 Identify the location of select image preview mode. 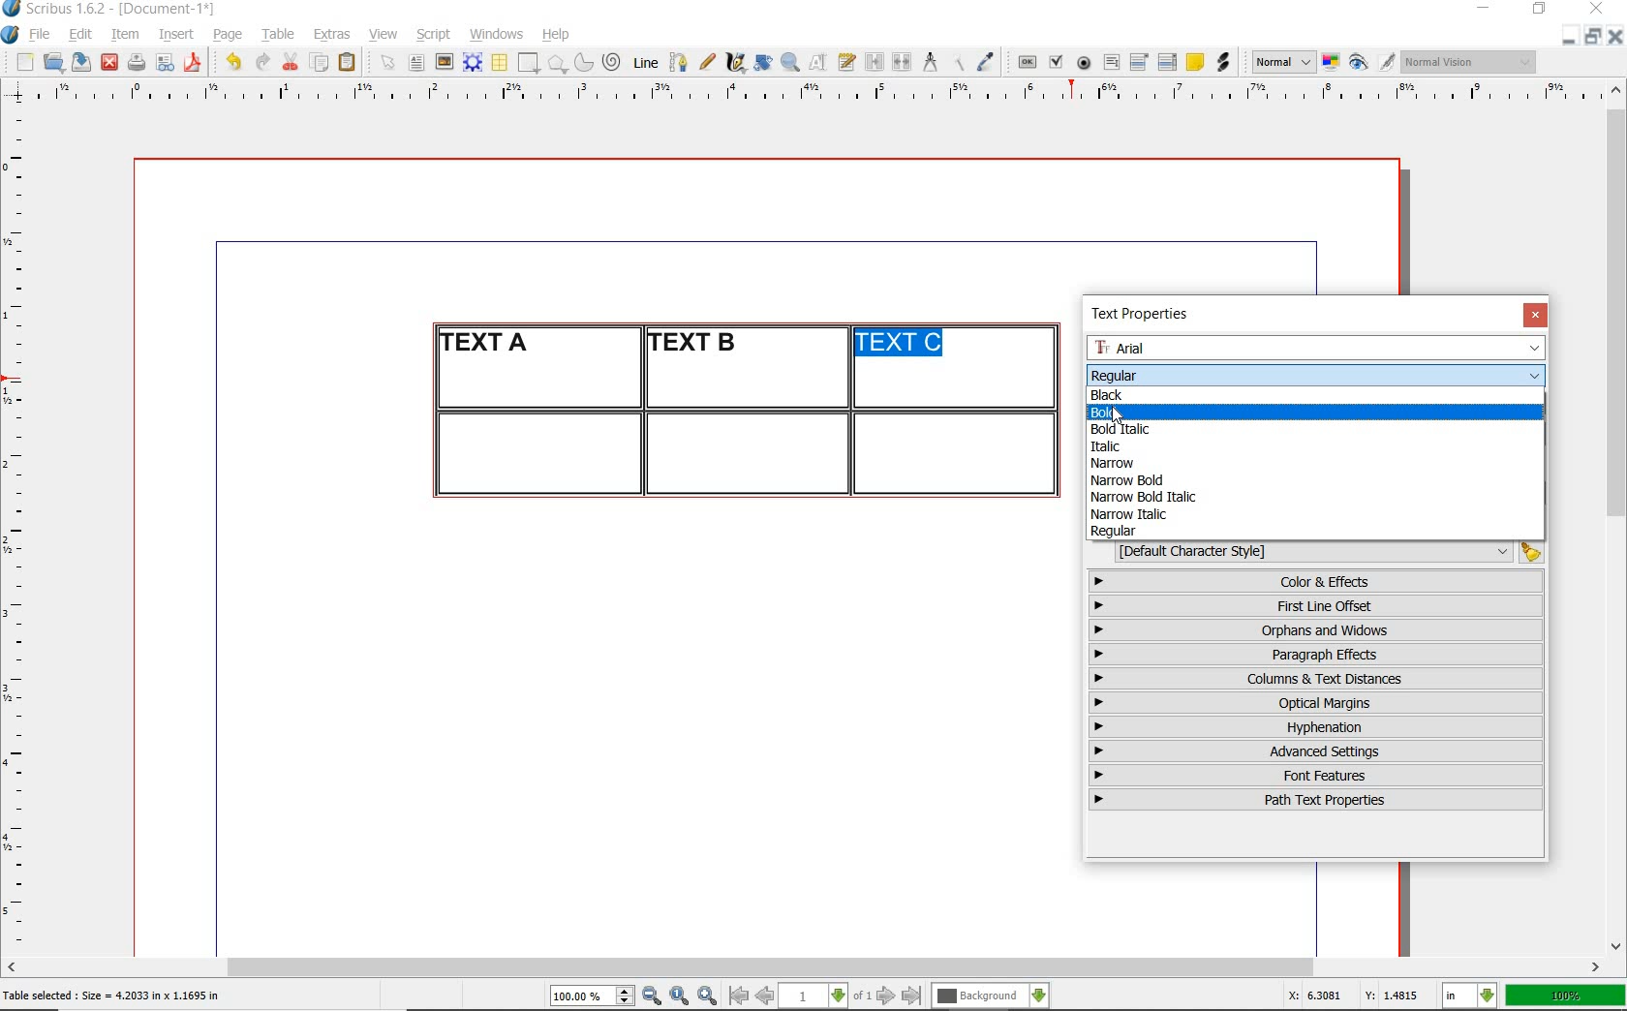
(1282, 63).